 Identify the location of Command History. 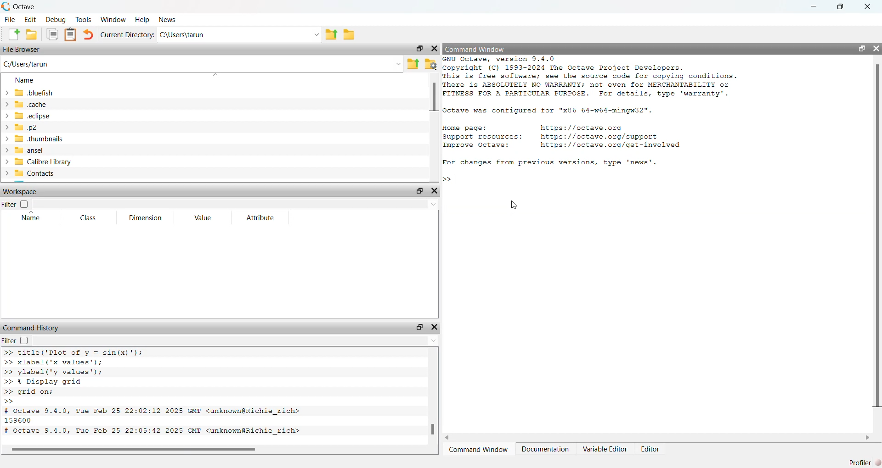
(34, 328).